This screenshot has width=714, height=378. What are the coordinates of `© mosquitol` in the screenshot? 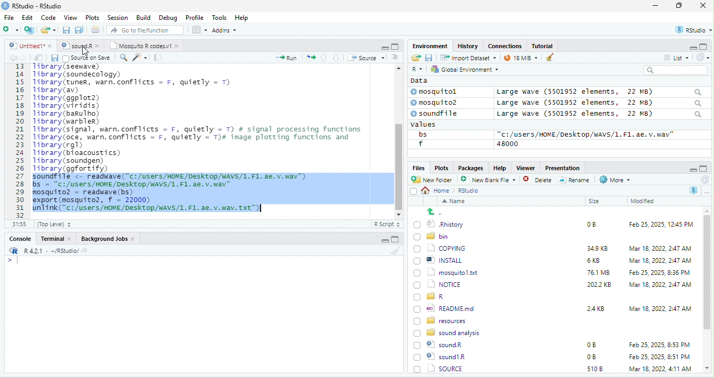 It's located at (441, 92).